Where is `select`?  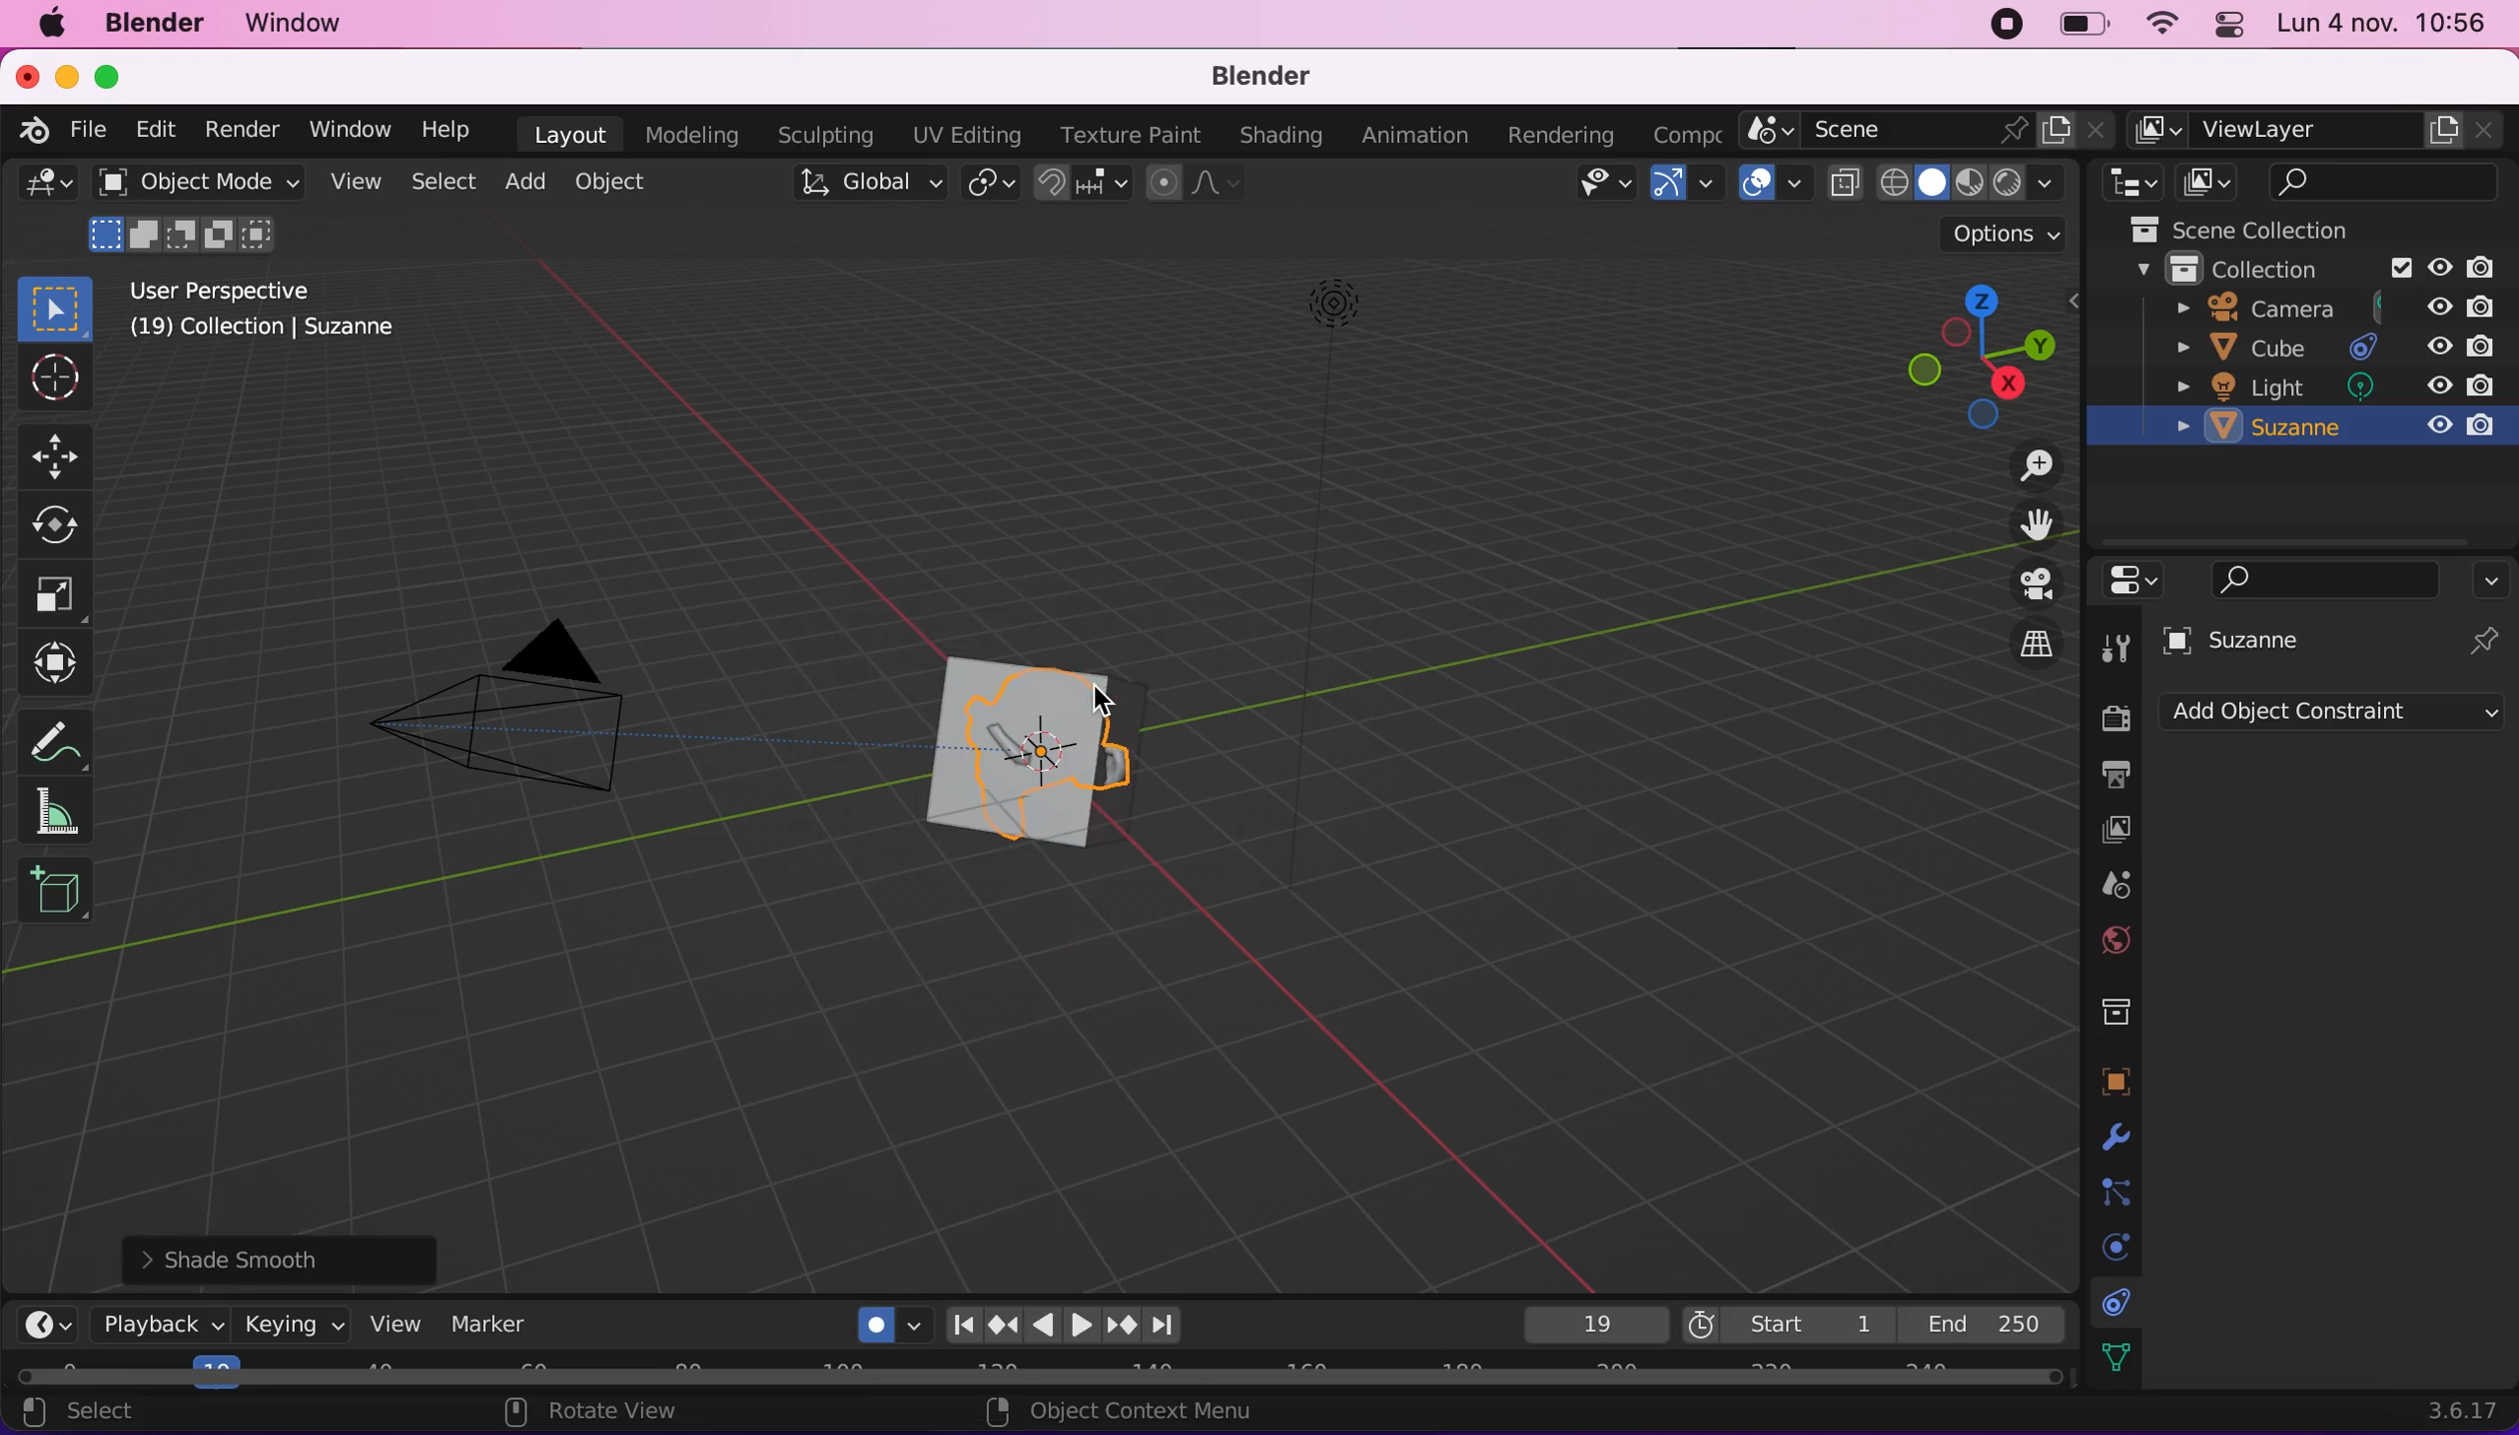
select is located at coordinates (103, 1414).